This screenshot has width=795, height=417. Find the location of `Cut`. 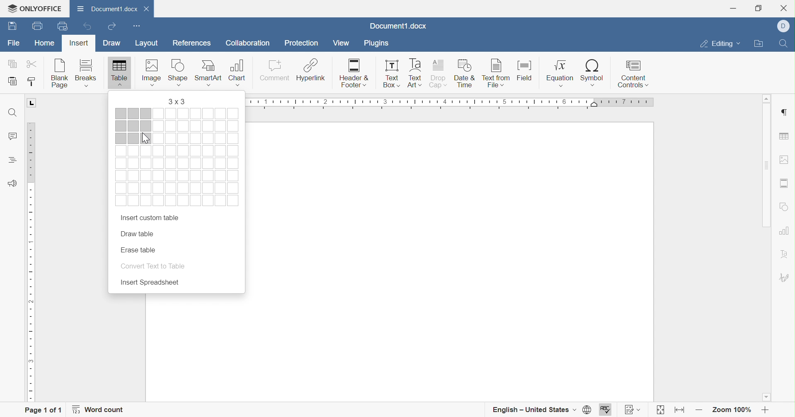

Cut is located at coordinates (33, 63).